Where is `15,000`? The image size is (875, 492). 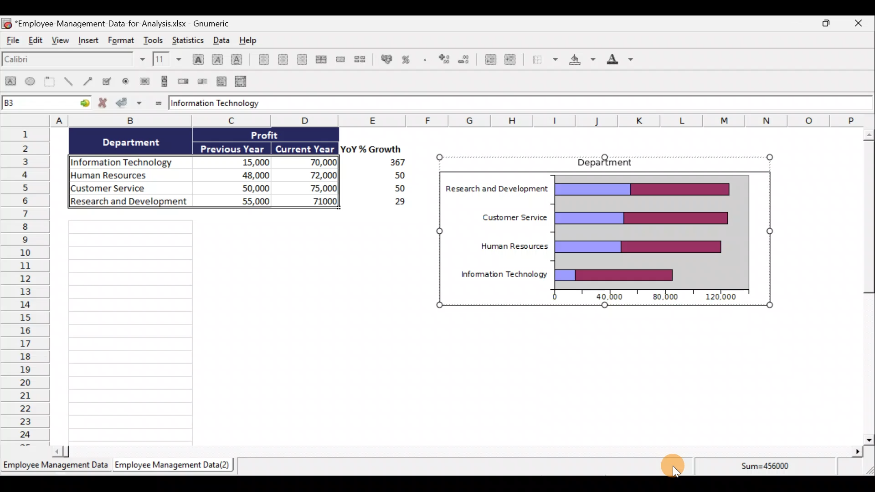
15,000 is located at coordinates (248, 161).